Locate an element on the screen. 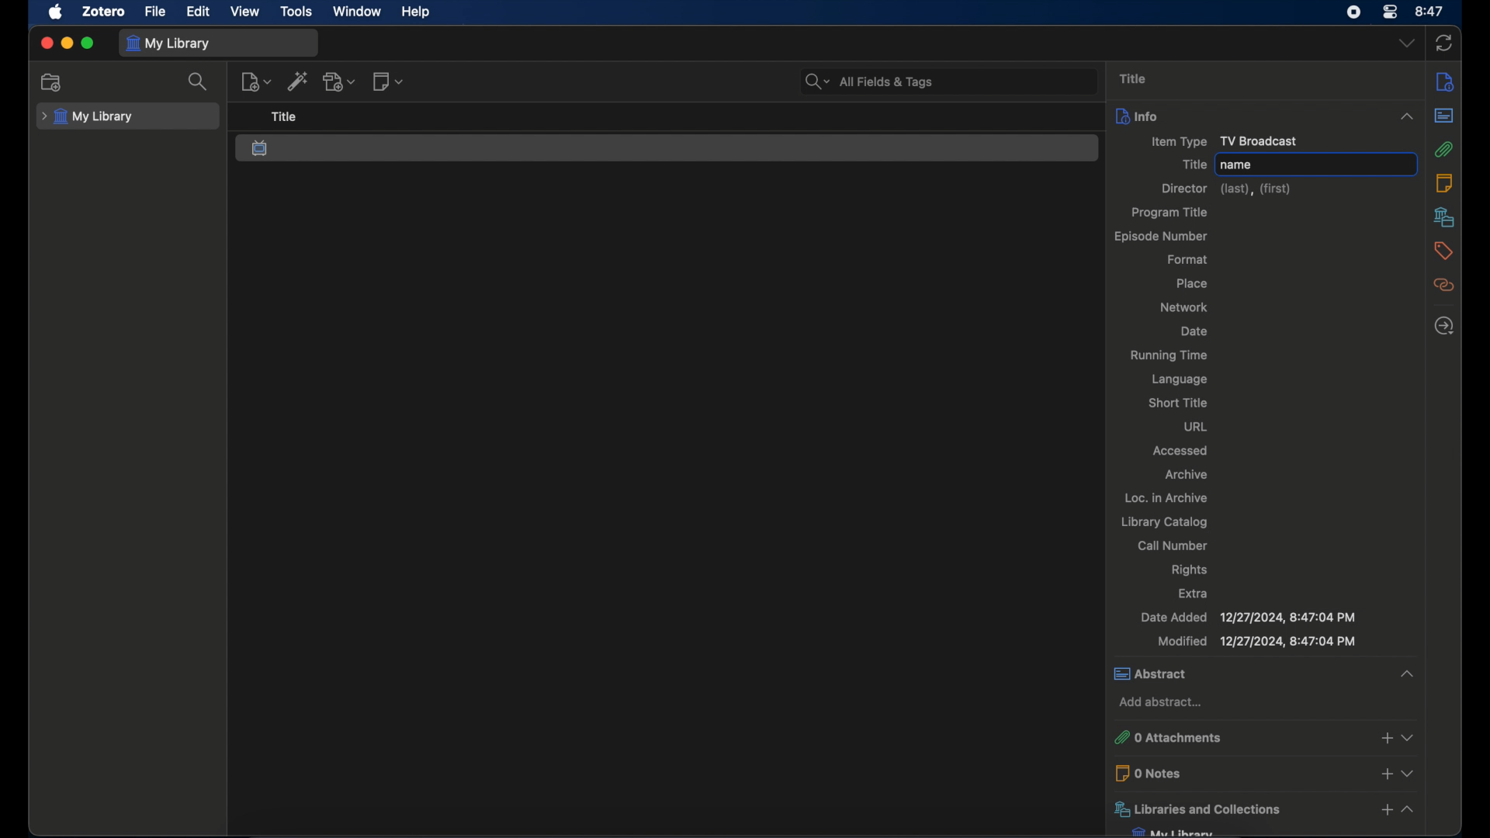 The width and height of the screenshot is (1490, 838). call number is located at coordinates (1172, 546).